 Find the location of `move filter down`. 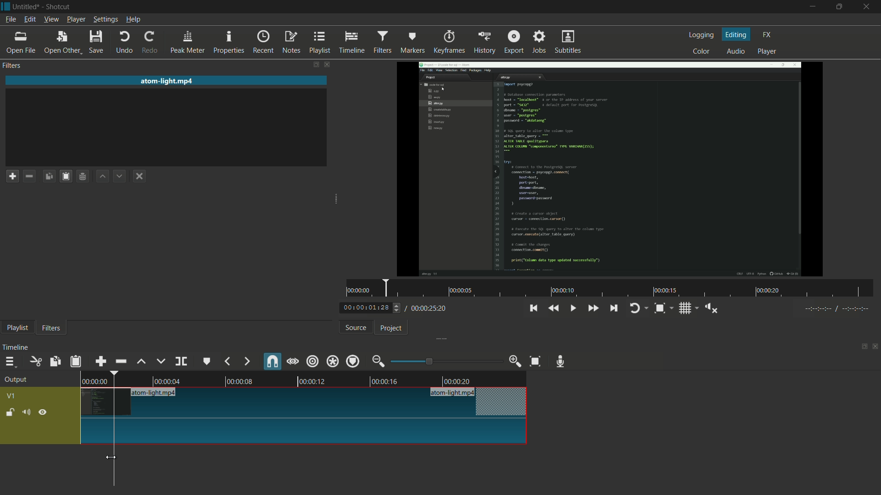

move filter down is located at coordinates (122, 176).